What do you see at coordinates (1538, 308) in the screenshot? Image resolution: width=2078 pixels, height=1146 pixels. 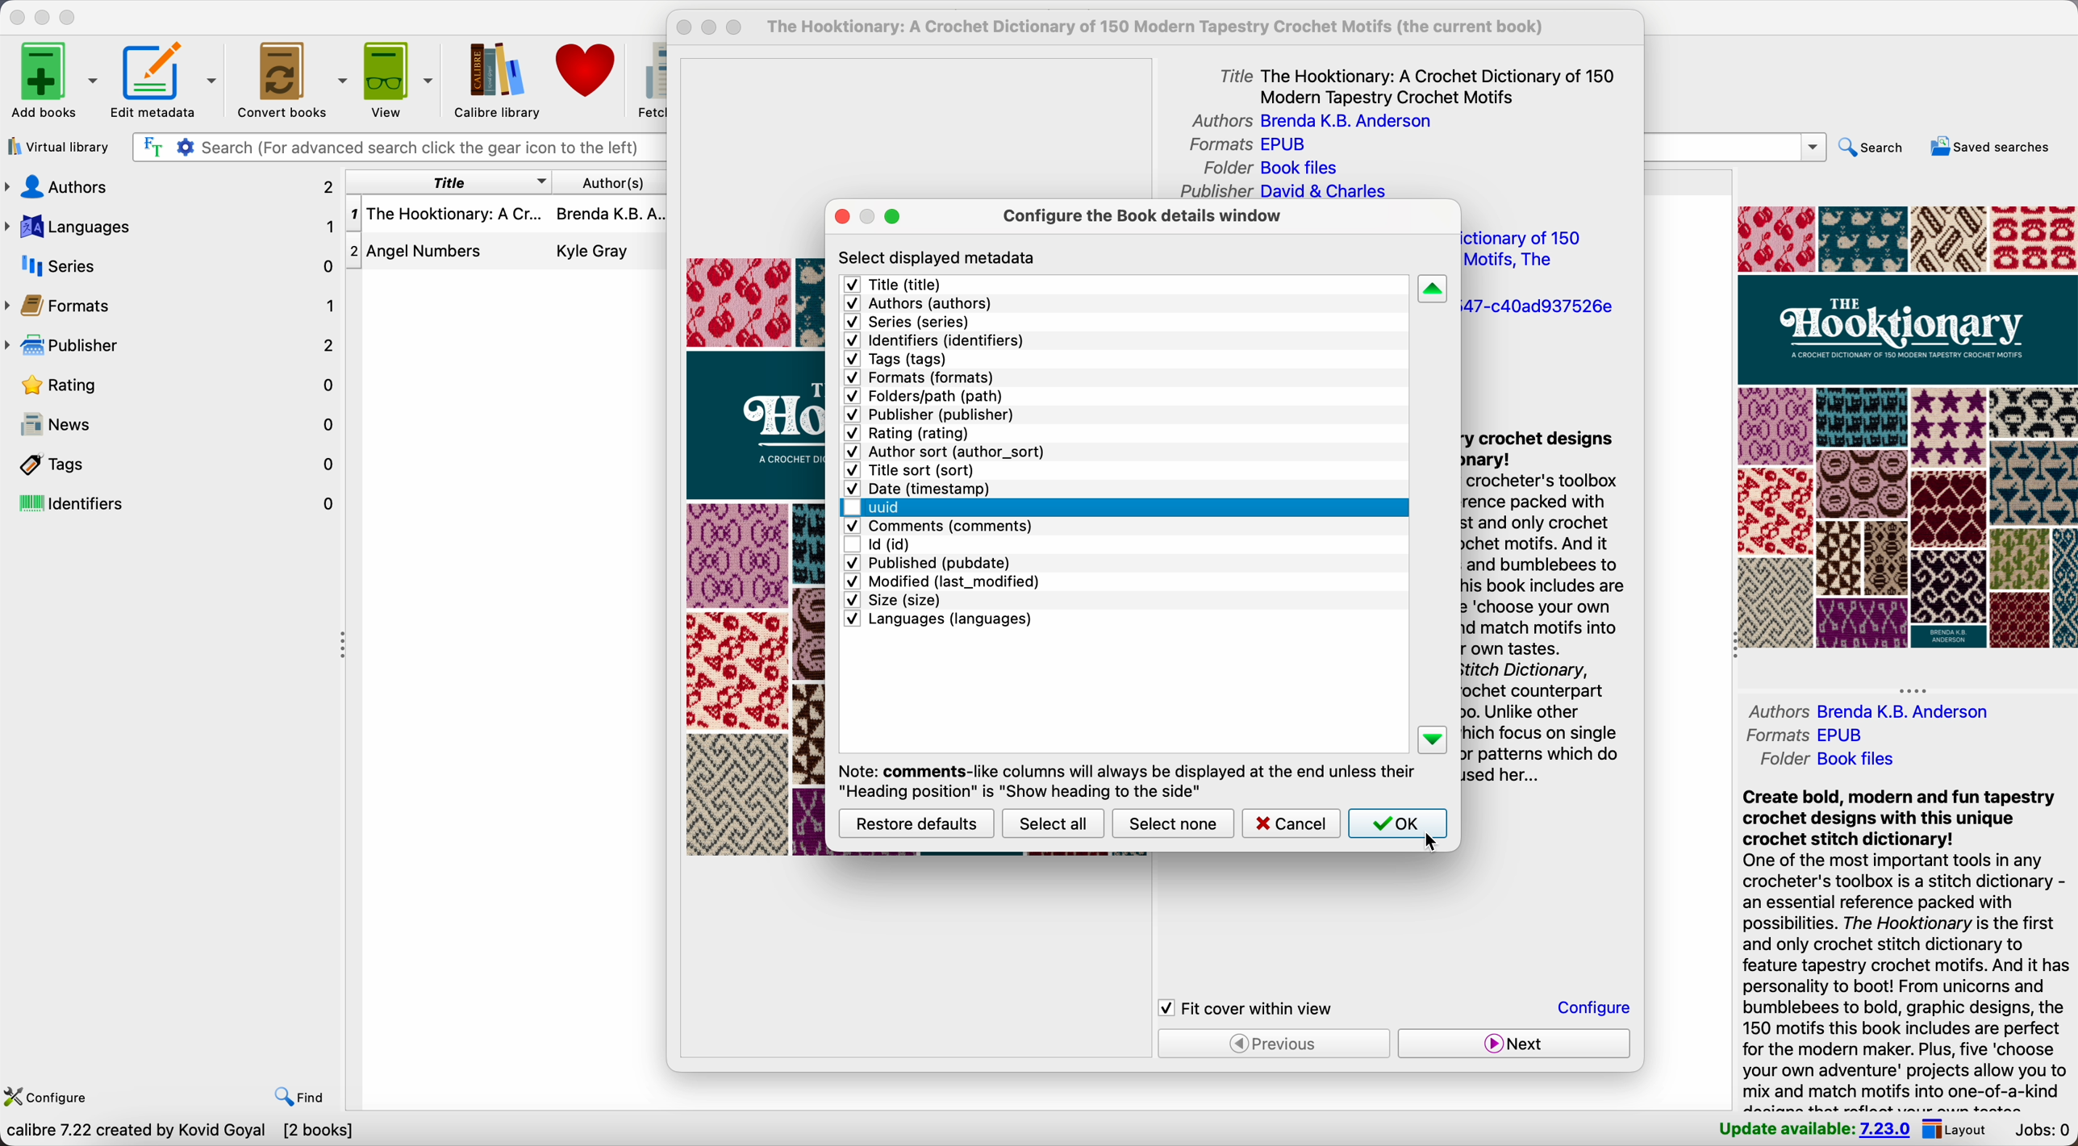 I see `uuid` at bounding box center [1538, 308].